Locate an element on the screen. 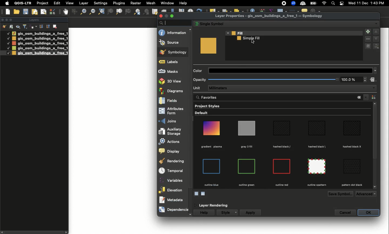 This screenshot has width=389, height=234. hashed black X is located at coordinates (352, 147).